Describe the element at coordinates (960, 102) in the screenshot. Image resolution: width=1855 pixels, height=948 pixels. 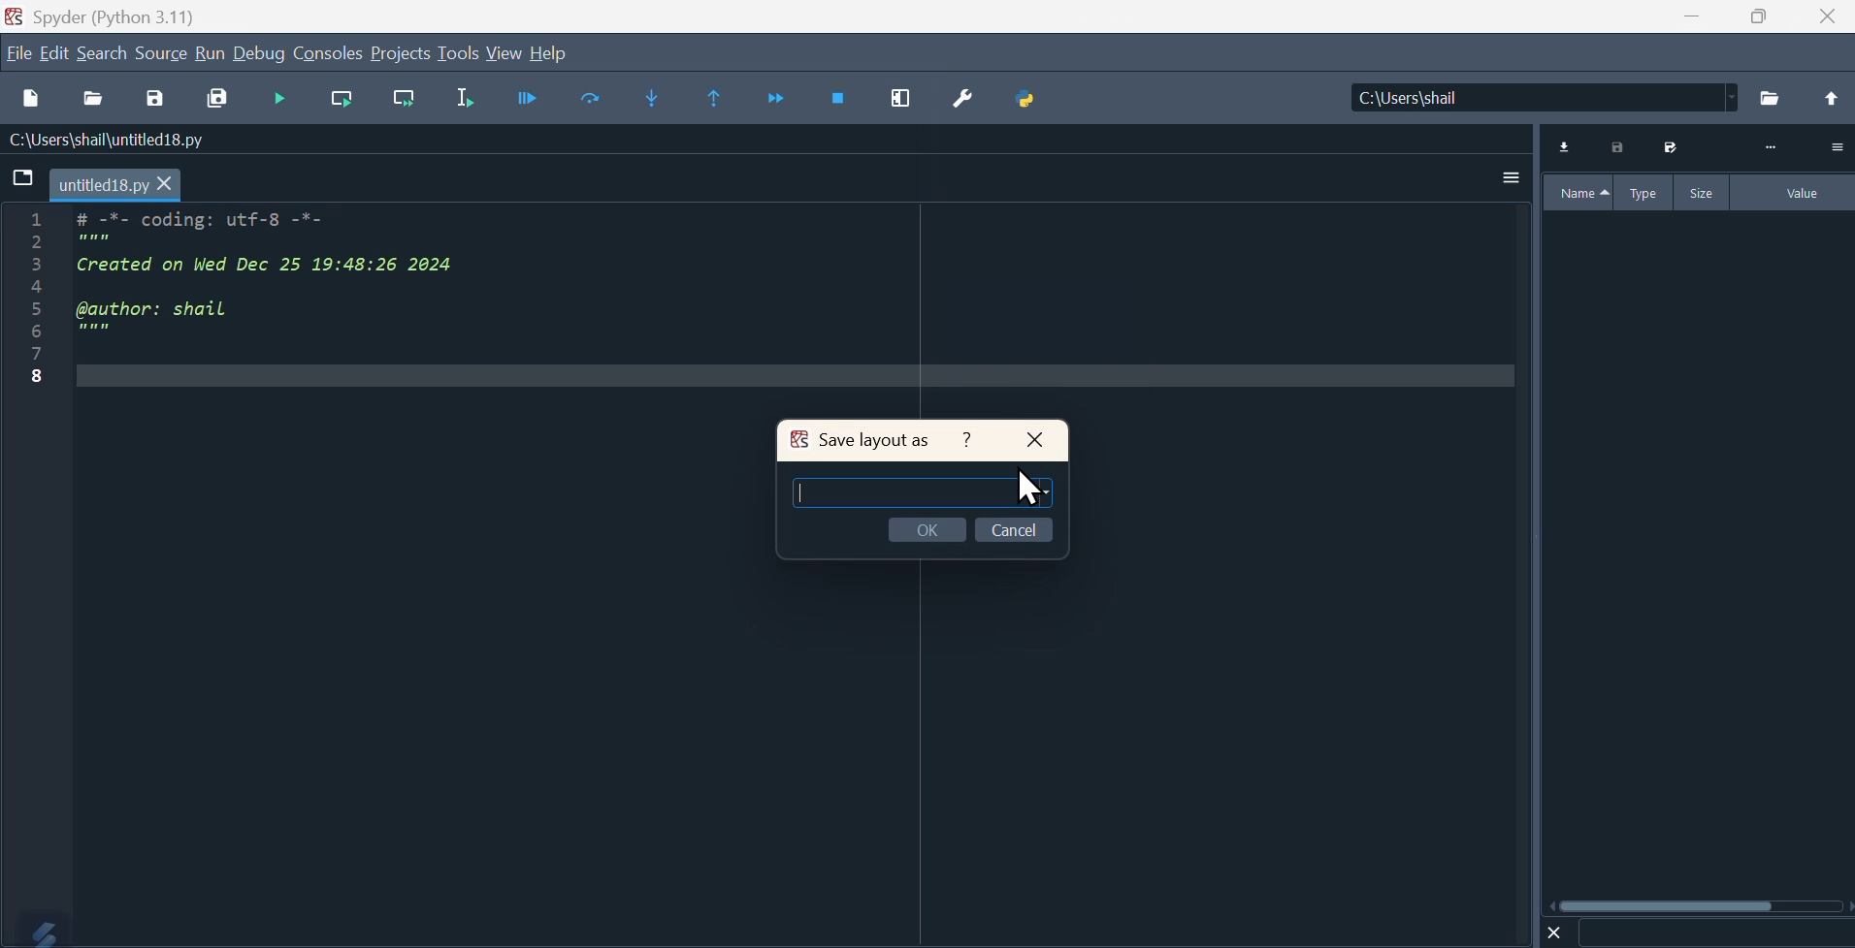
I see `Preferences` at that location.